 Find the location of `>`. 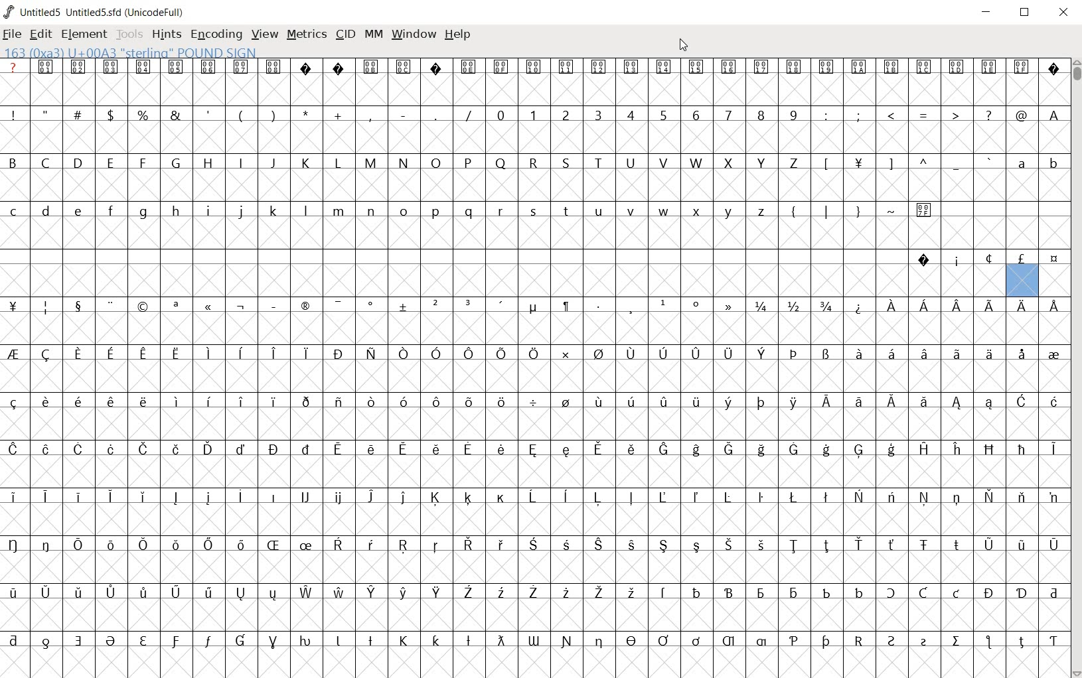

> is located at coordinates (957, 115).